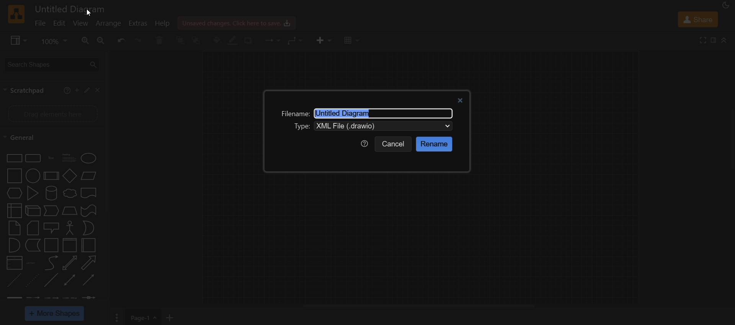 The image size is (735, 325). I want to click on cursor, so click(87, 14).